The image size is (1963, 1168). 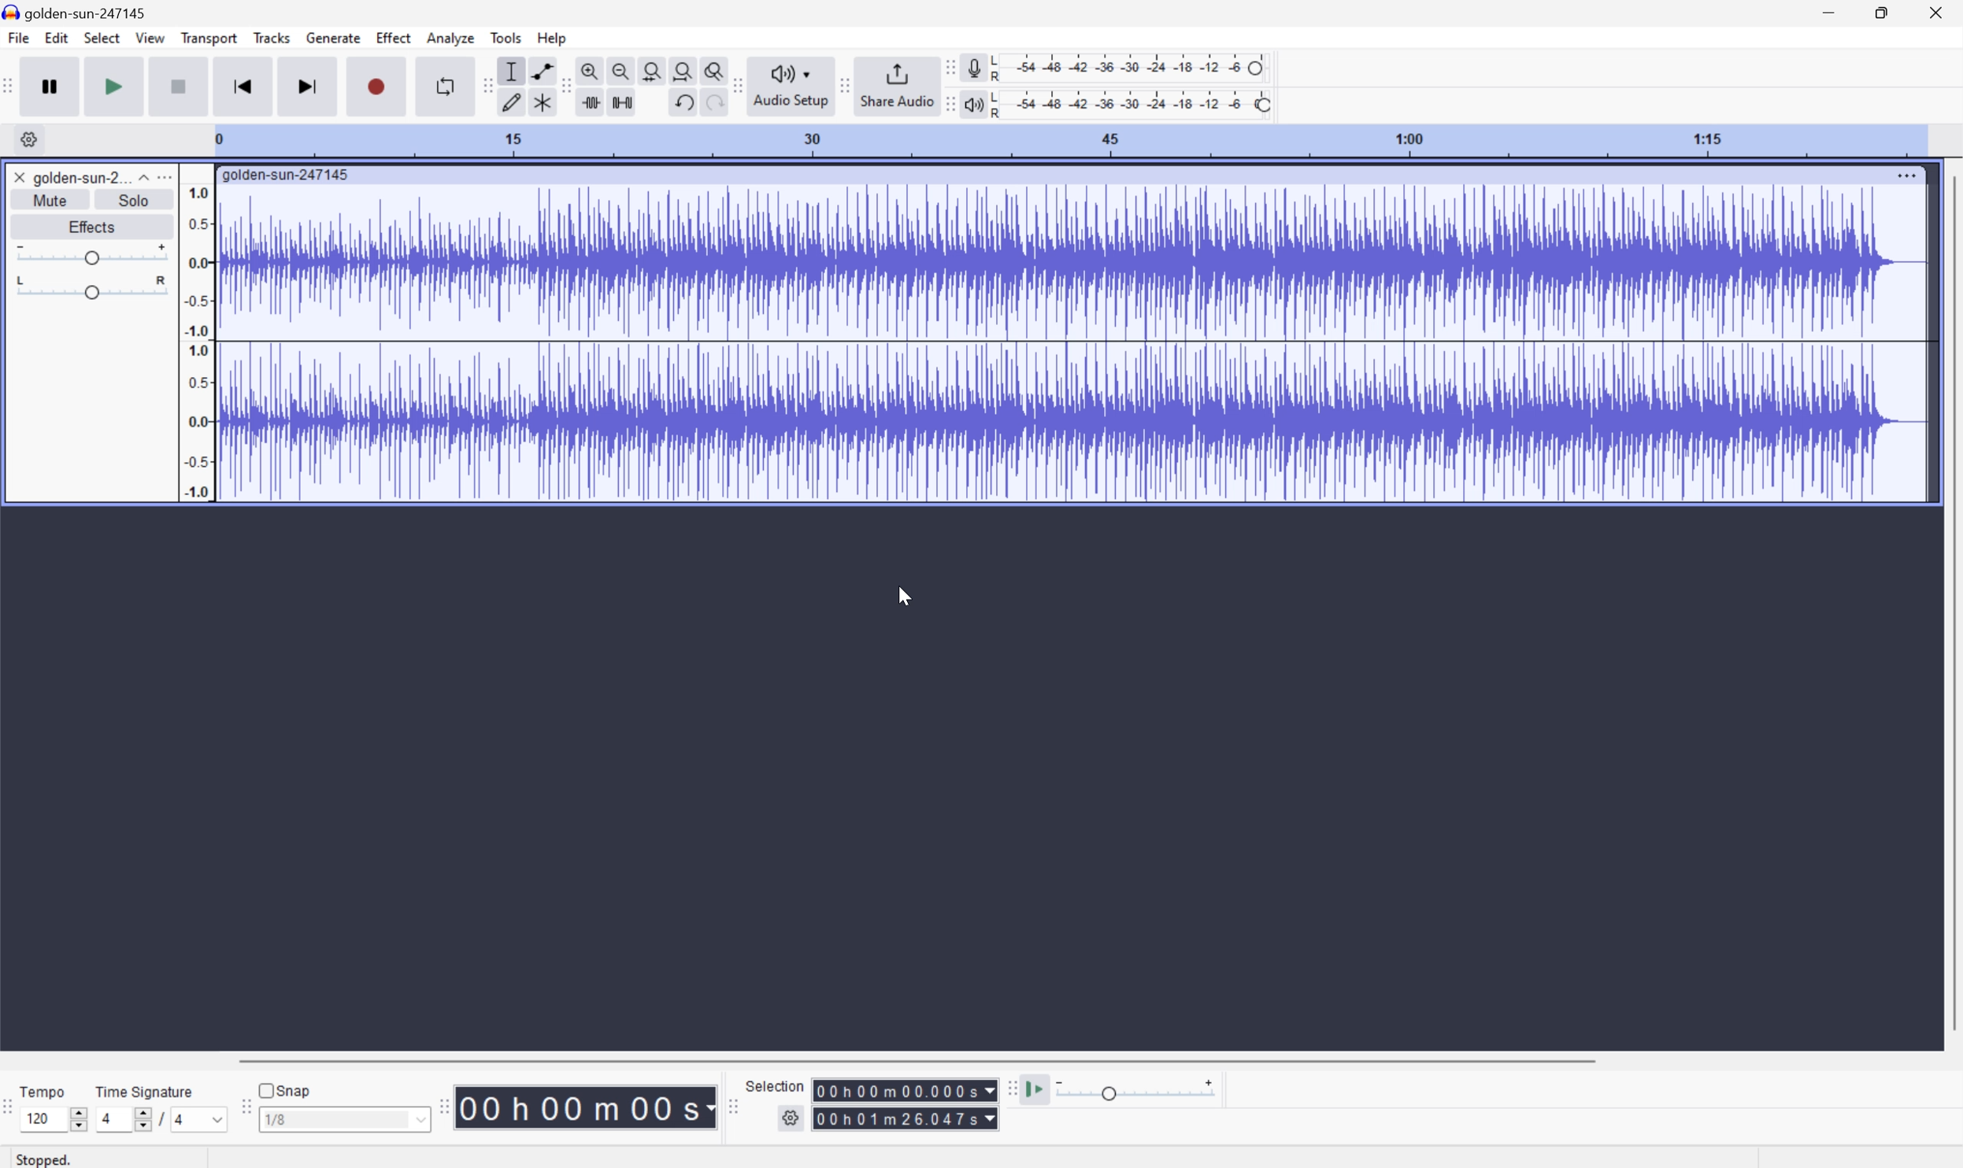 What do you see at coordinates (101, 38) in the screenshot?
I see `Select` at bounding box center [101, 38].